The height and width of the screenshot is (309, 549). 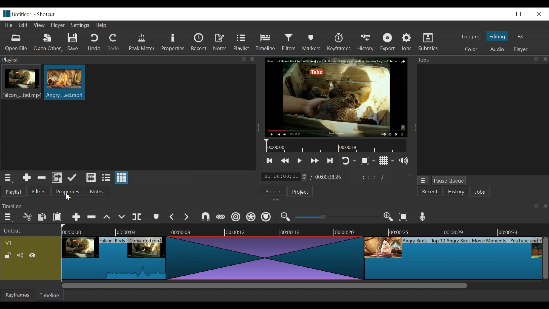 I want to click on Total duration, so click(x=330, y=177).